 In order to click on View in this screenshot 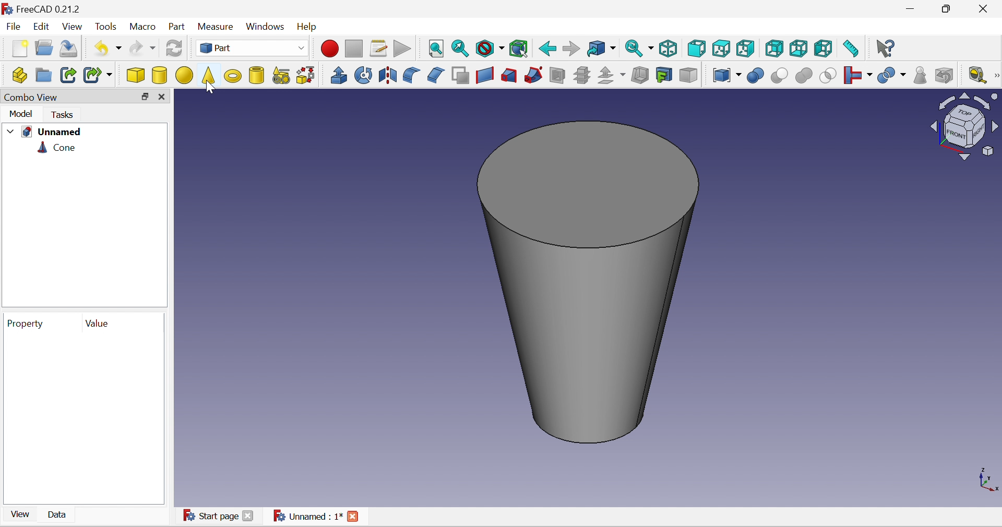, I will do `click(22, 513)`.